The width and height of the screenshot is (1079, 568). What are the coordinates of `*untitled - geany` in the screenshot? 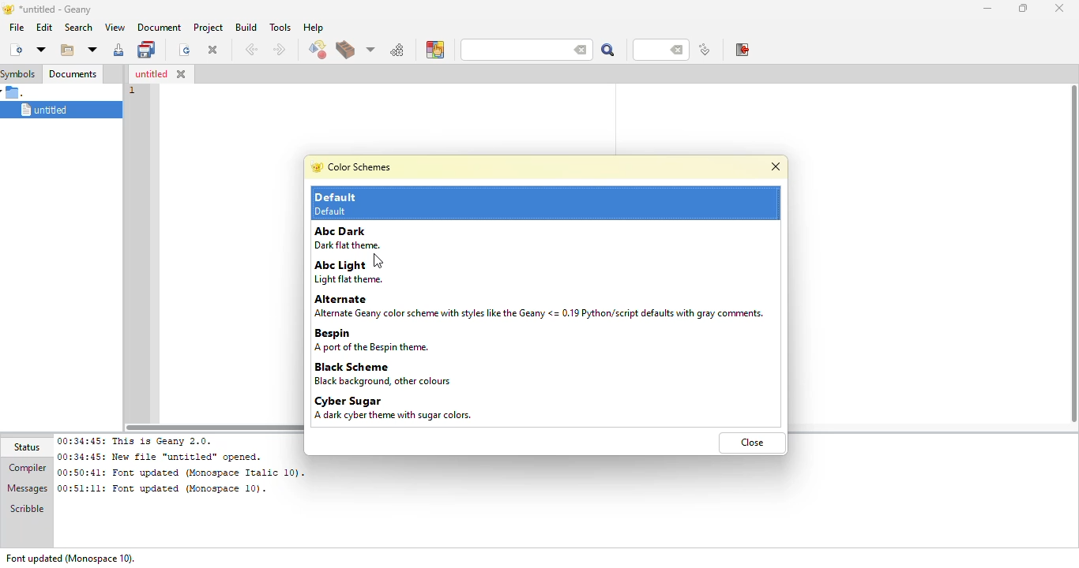 It's located at (63, 9).